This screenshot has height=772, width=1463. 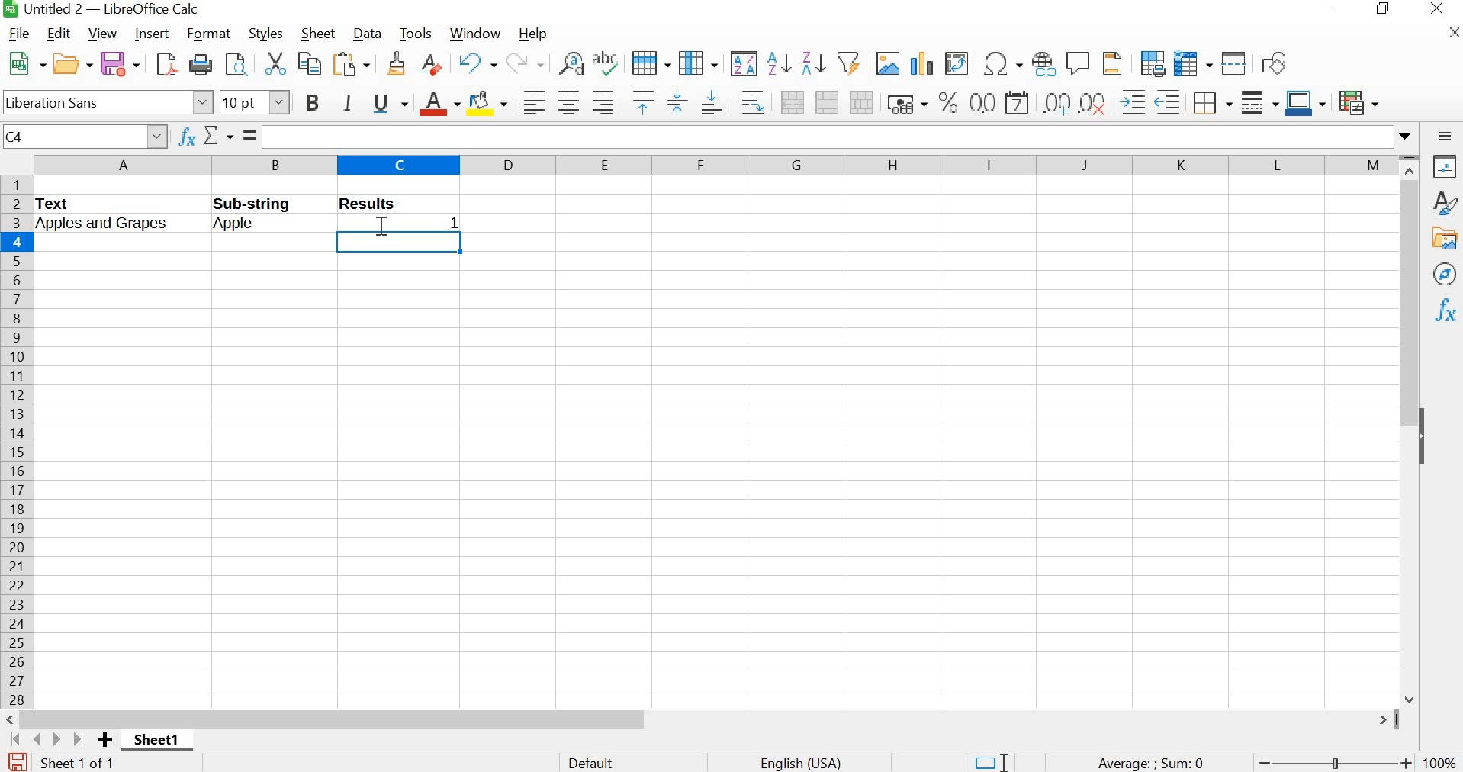 What do you see at coordinates (1147, 763) in the screenshot?
I see `formula` at bounding box center [1147, 763].